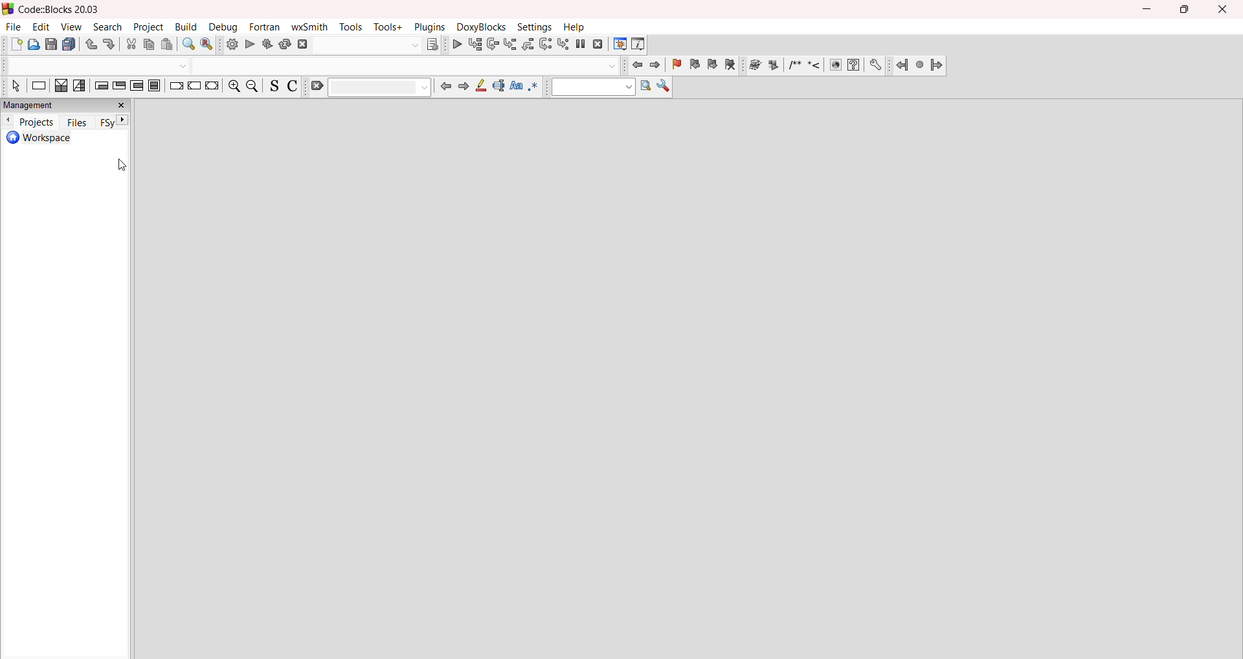 This screenshot has height=659, width=1243. Describe the element at coordinates (8, 121) in the screenshot. I see `previous` at that location.